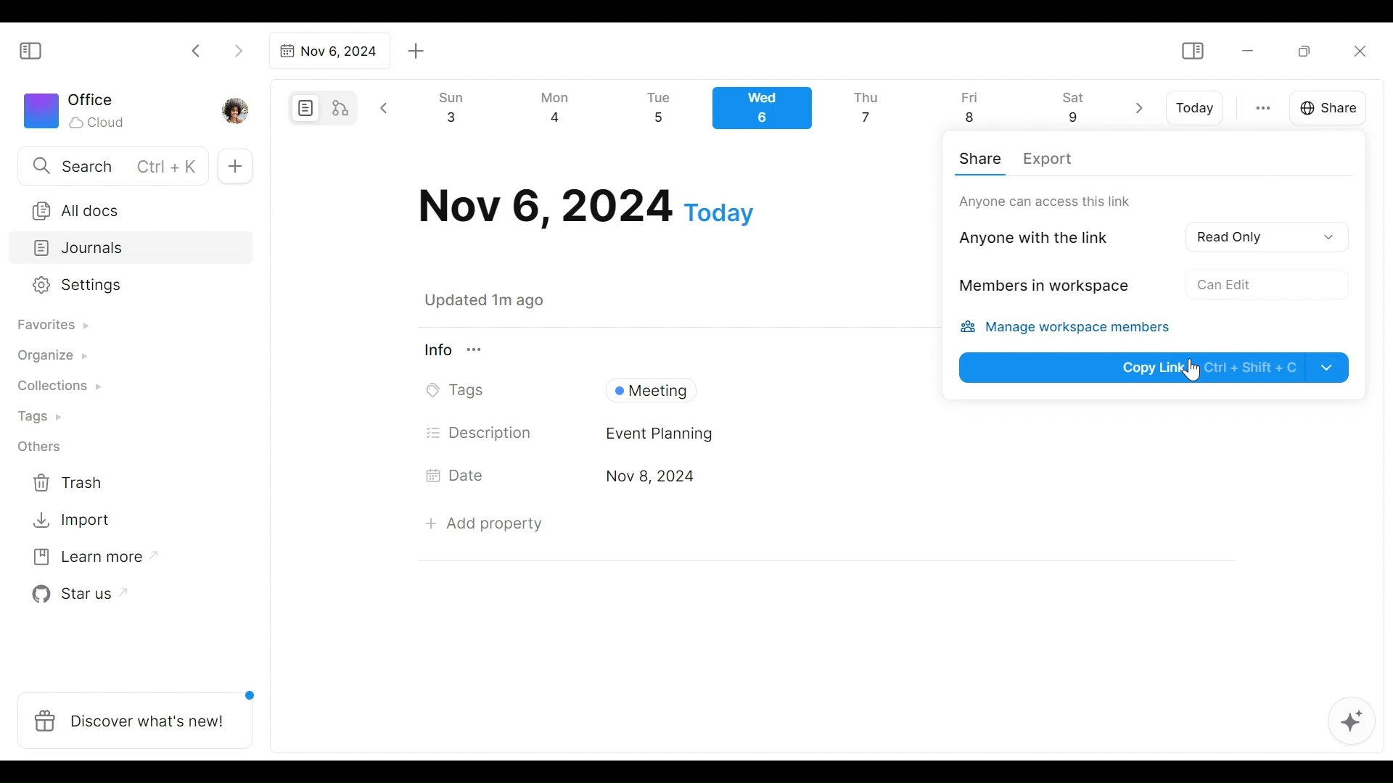  What do you see at coordinates (1265, 237) in the screenshot?
I see `Read Only` at bounding box center [1265, 237].